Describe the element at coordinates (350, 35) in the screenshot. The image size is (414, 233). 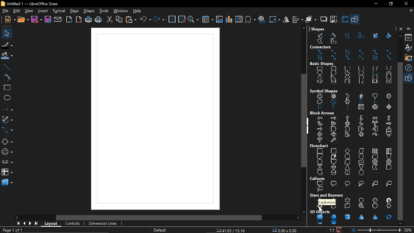
I see `Shapes` at that location.